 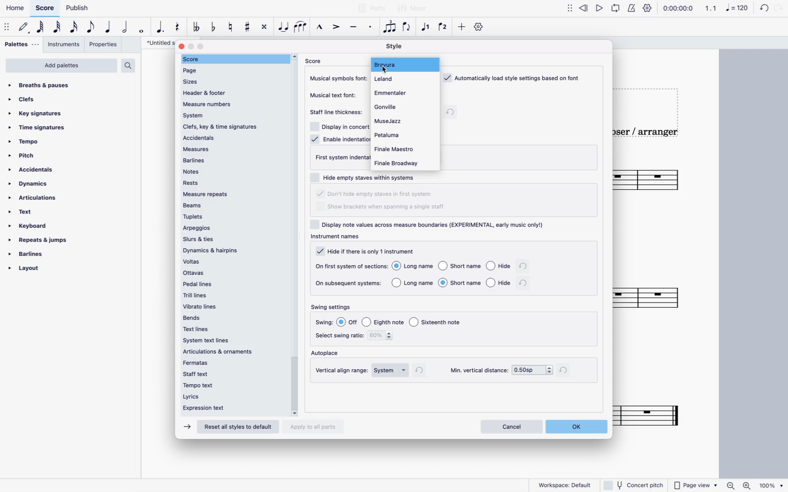 What do you see at coordinates (678, 7) in the screenshot?
I see `0:00:00:0` at bounding box center [678, 7].